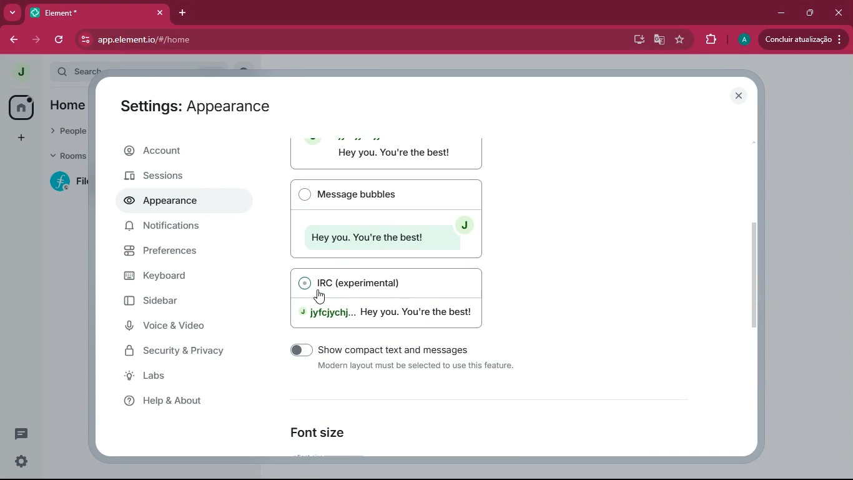 The image size is (853, 480). Describe the element at coordinates (20, 434) in the screenshot. I see `message` at that location.